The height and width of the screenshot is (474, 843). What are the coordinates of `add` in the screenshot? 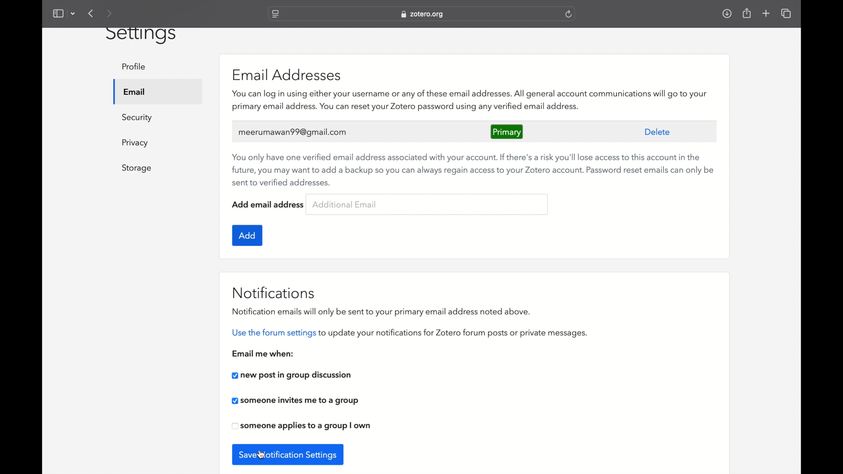 It's located at (248, 235).